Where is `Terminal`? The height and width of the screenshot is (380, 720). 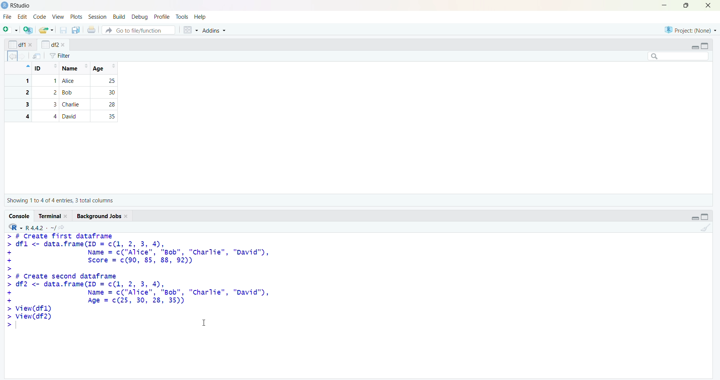
Terminal is located at coordinates (50, 216).